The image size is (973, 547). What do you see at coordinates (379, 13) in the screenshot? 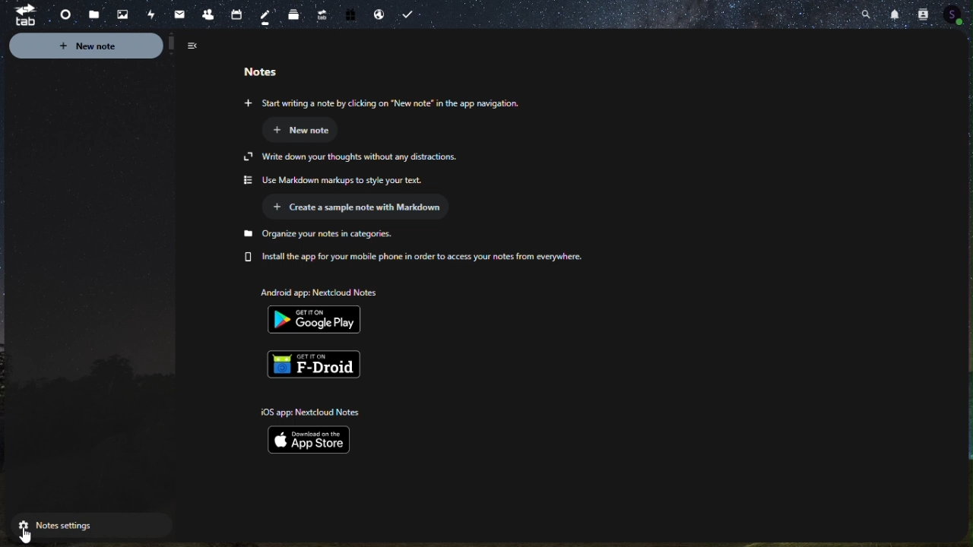
I see `Email handling` at bounding box center [379, 13].